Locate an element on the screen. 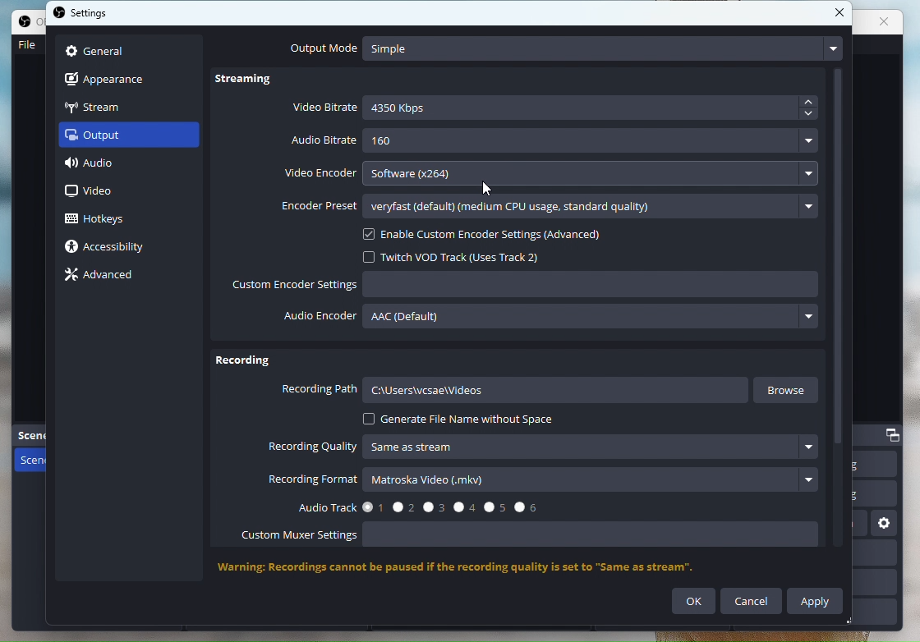 The image size is (920, 642). Recording quality is located at coordinates (547, 447).